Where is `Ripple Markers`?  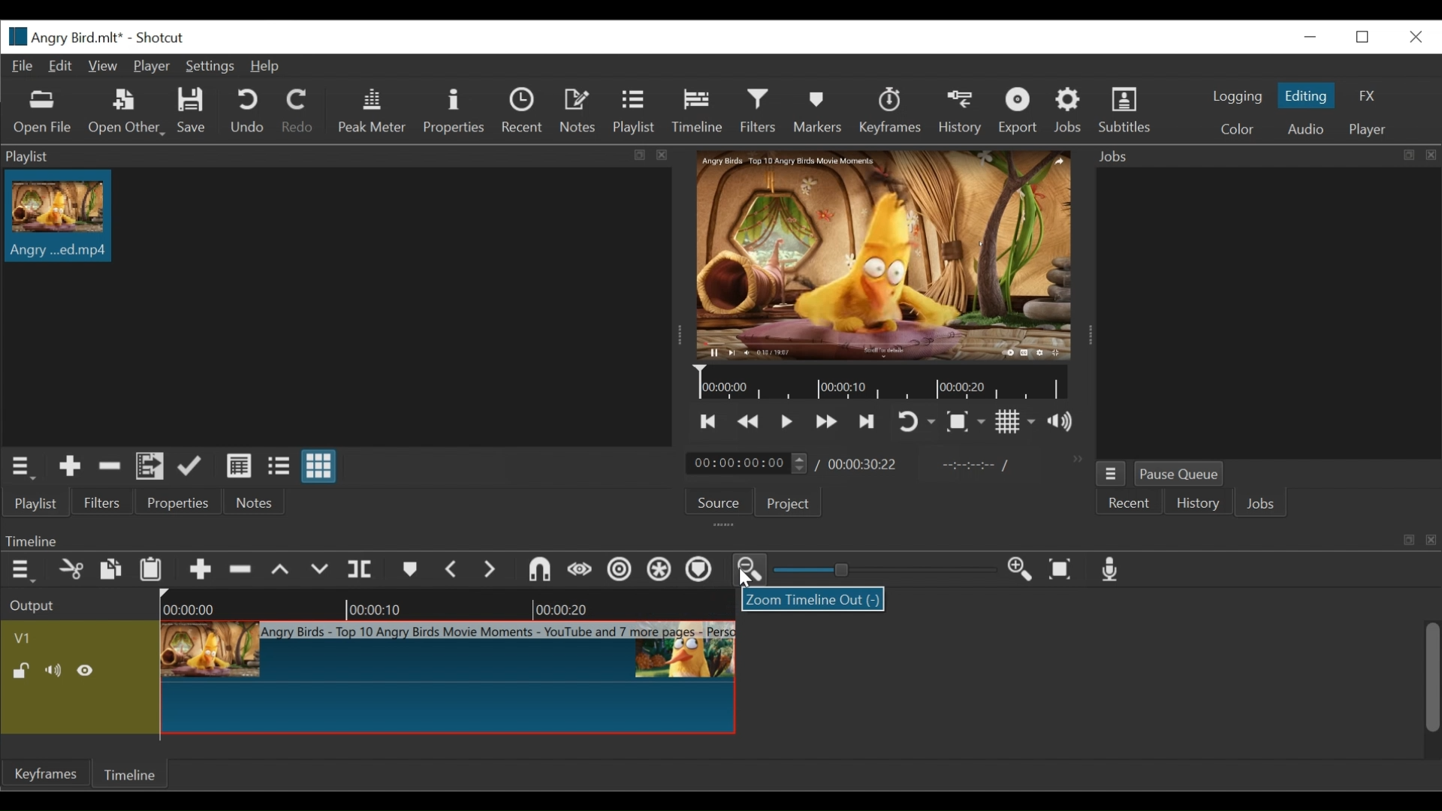 Ripple Markers is located at coordinates (702, 571).